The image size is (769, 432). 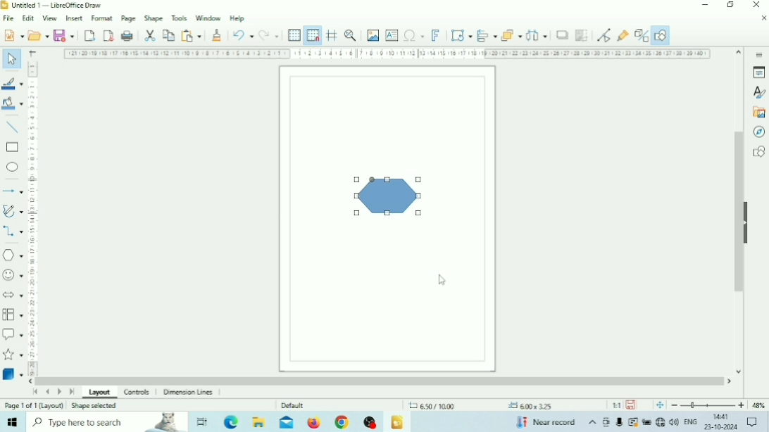 I want to click on View, so click(x=51, y=19).